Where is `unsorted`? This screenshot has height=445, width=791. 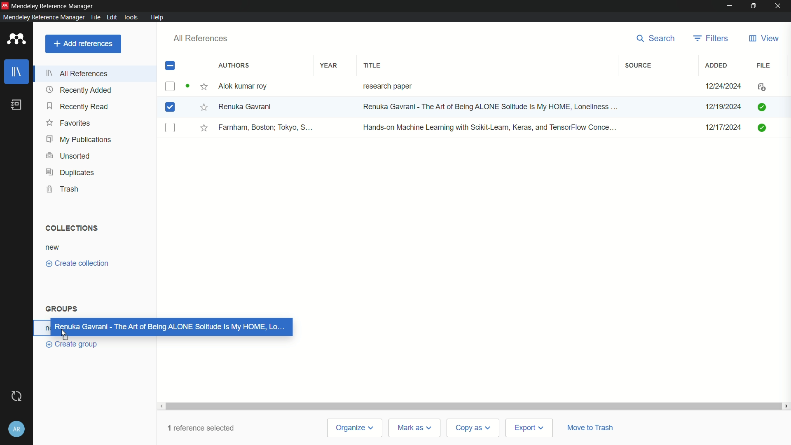 unsorted is located at coordinates (68, 155).